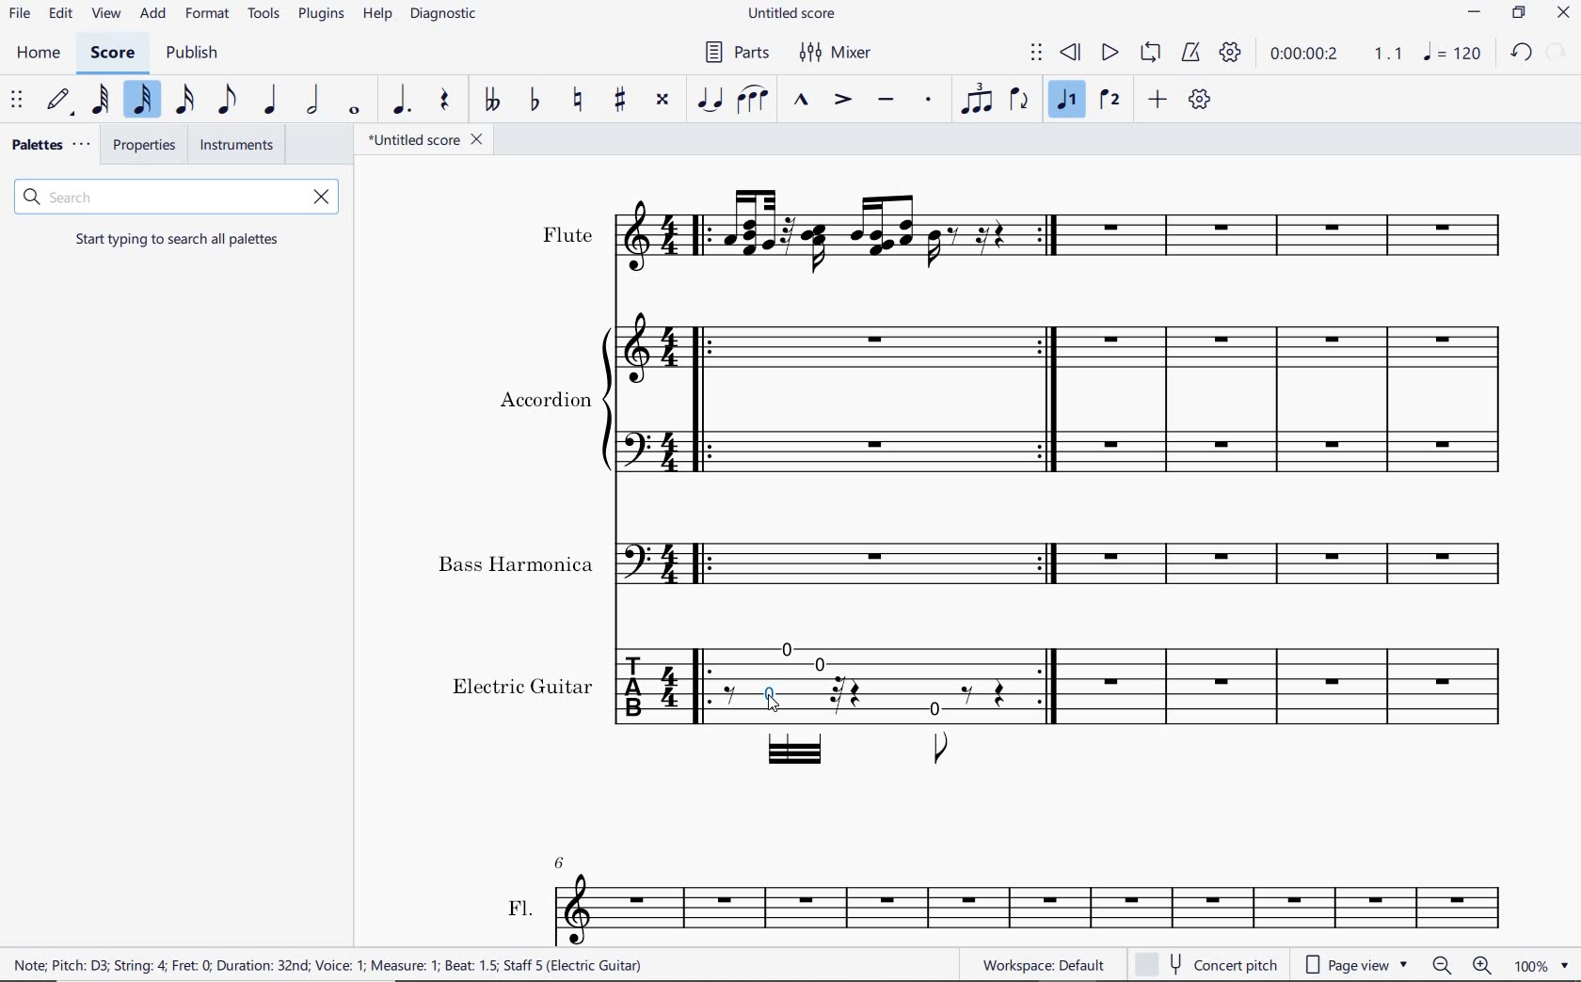 The image size is (1581, 982). What do you see at coordinates (738, 54) in the screenshot?
I see `parts` at bounding box center [738, 54].